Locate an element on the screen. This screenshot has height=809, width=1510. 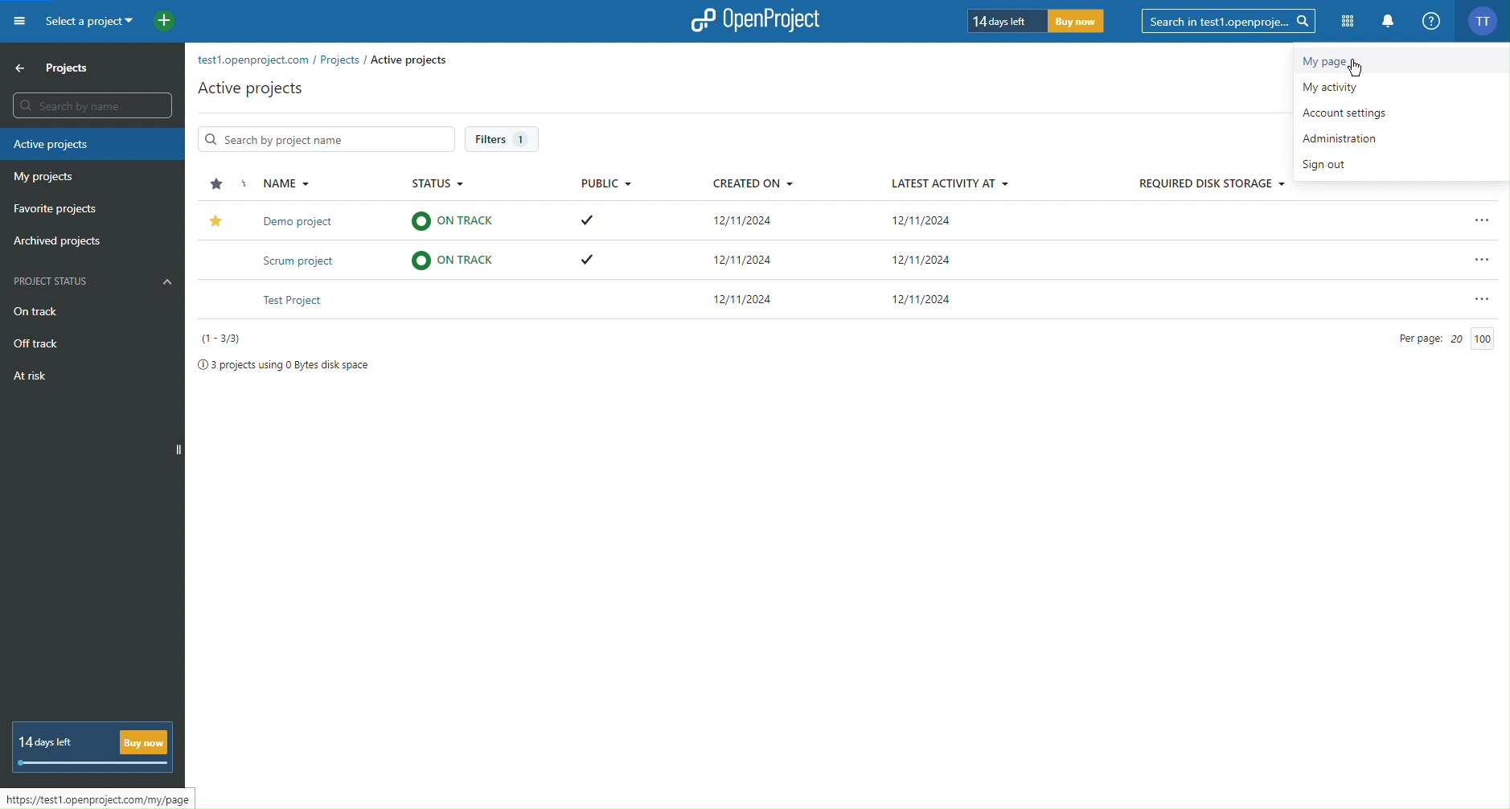
Numbers is located at coordinates (228, 339).